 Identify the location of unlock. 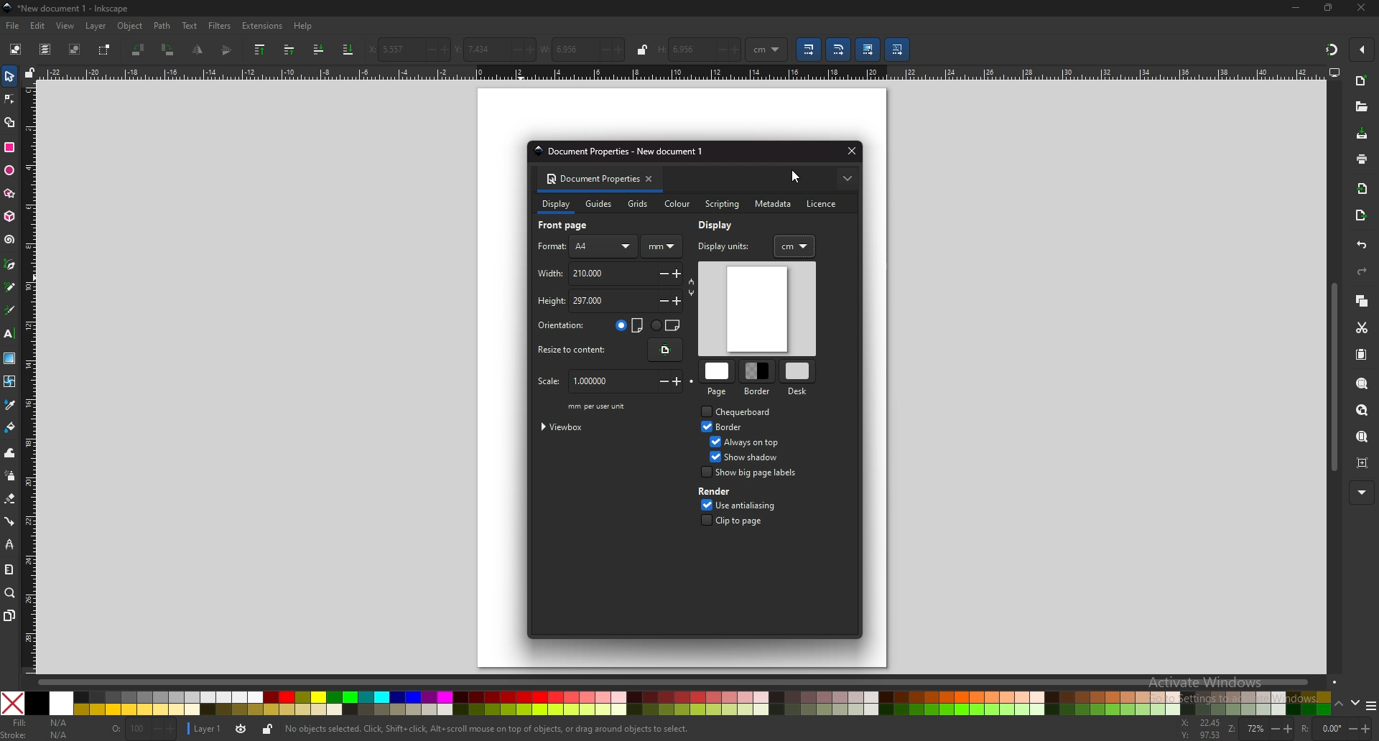
(266, 730).